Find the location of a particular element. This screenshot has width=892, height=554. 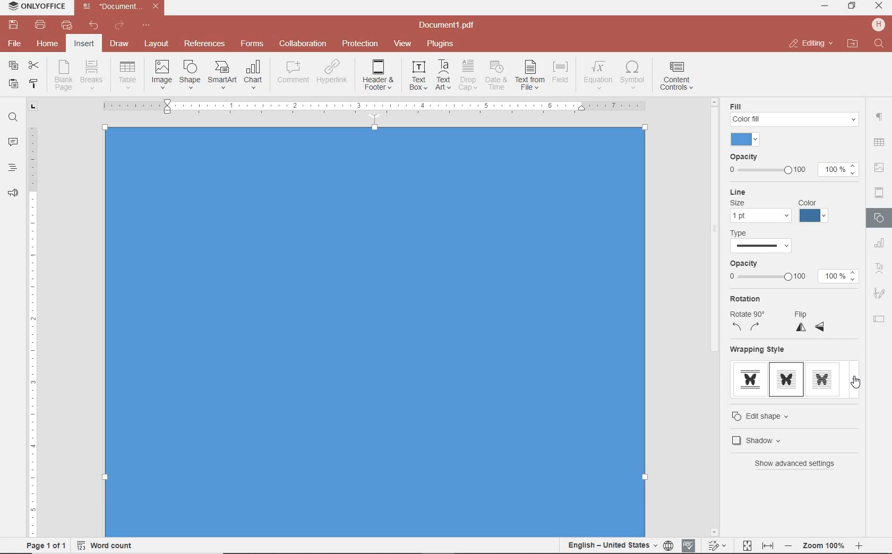

TYPE is located at coordinates (771, 240).